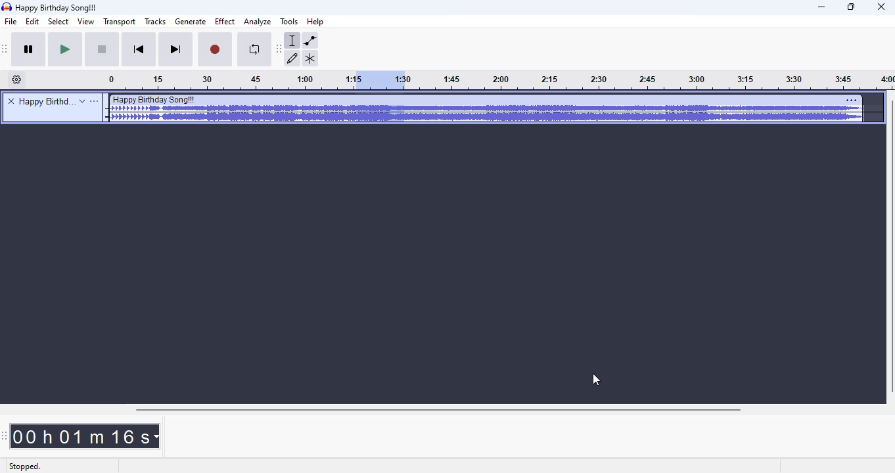 This screenshot has width=895, height=473. What do you see at coordinates (889, 247) in the screenshot?
I see `vertical scroll bar` at bounding box center [889, 247].